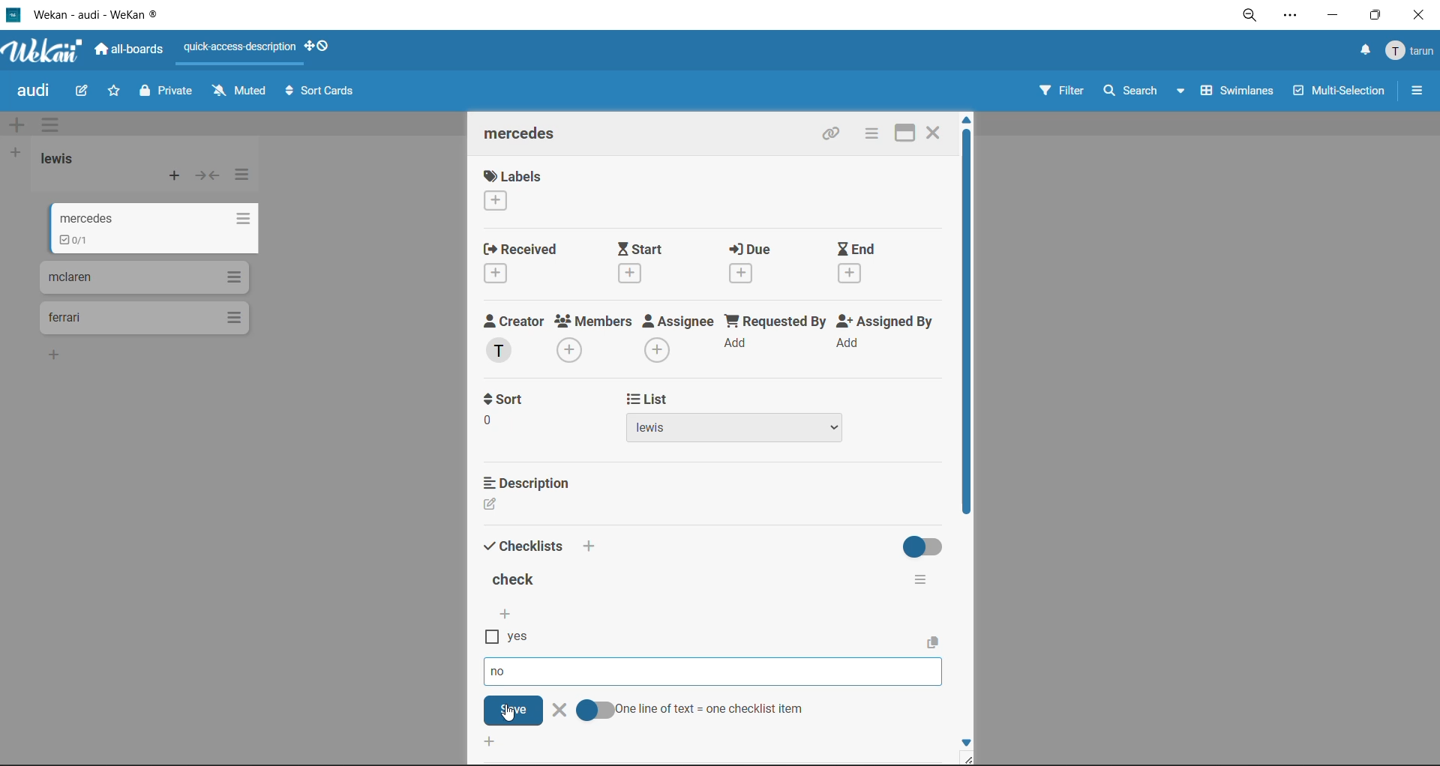 The width and height of the screenshot is (1440, 766). What do you see at coordinates (506, 428) in the screenshot?
I see `sort` at bounding box center [506, 428].